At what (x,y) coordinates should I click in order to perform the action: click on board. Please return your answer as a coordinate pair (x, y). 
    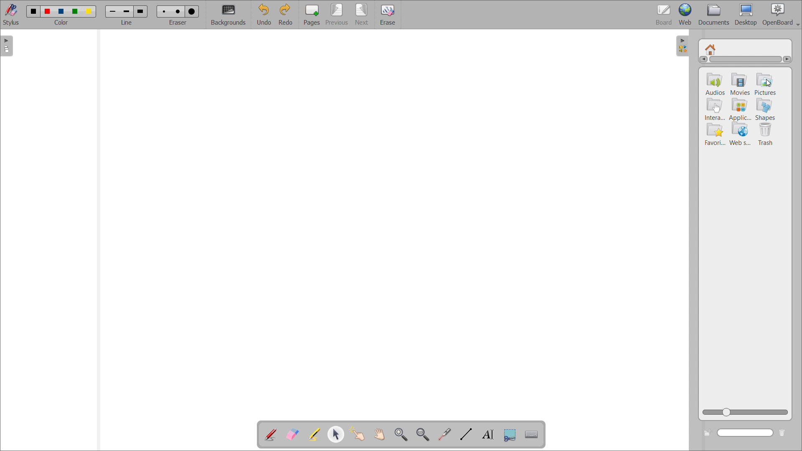
    Looking at the image, I should click on (664, 15).